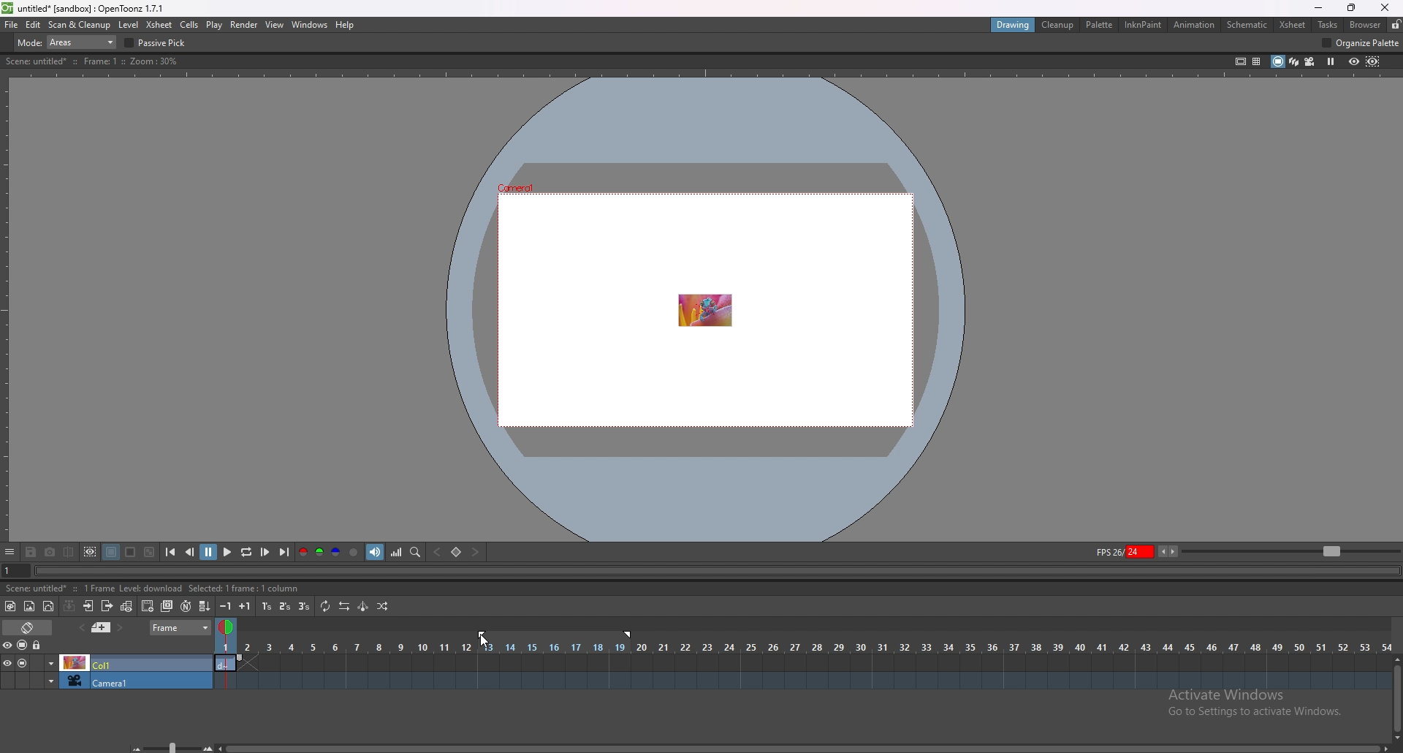 The width and height of the screenshot is (1403, 753). I want to click on inknpaint, so click(1143, 24).